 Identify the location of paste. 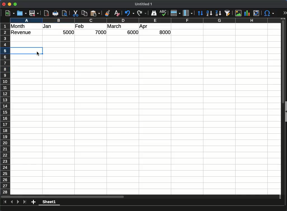
(95, 13).